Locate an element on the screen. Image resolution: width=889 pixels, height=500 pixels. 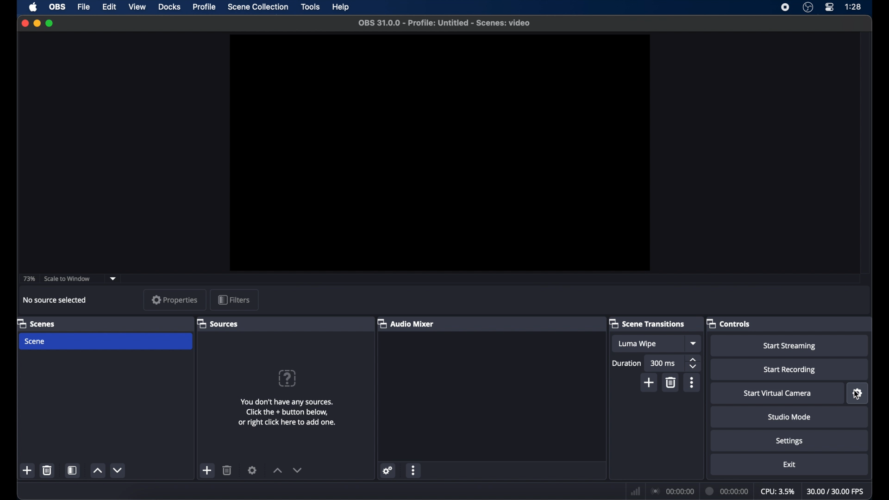
file name is located at coordinates (444, 23).